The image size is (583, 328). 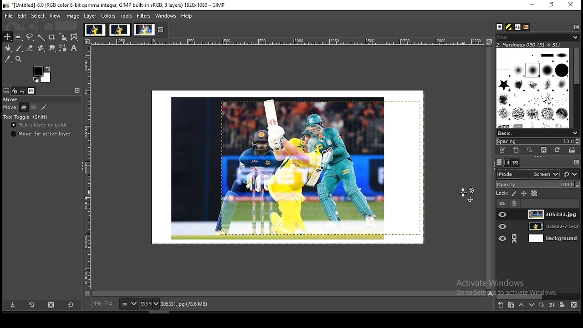 What do you see at coordinates (550, 226) in the screenshot?
I see `layer` at bounding box center [550, 226].